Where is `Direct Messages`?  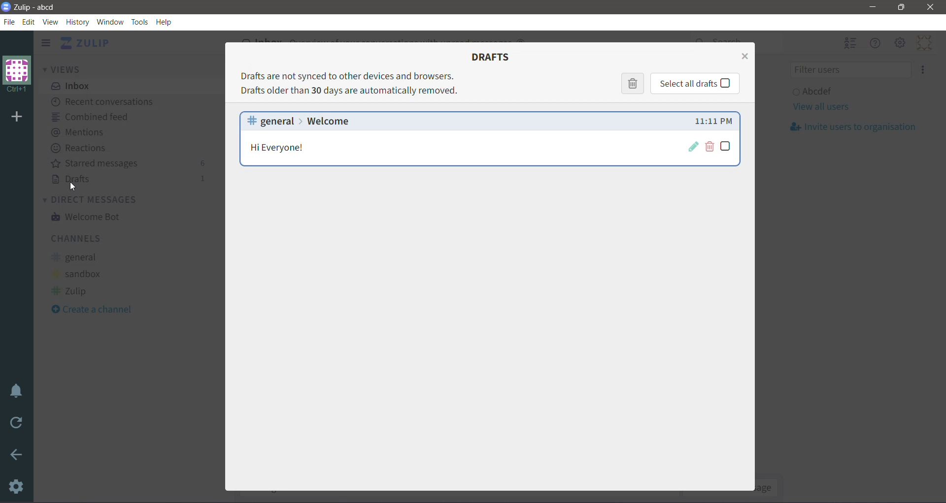 Direct Messages is located at coordinates (97, 199).